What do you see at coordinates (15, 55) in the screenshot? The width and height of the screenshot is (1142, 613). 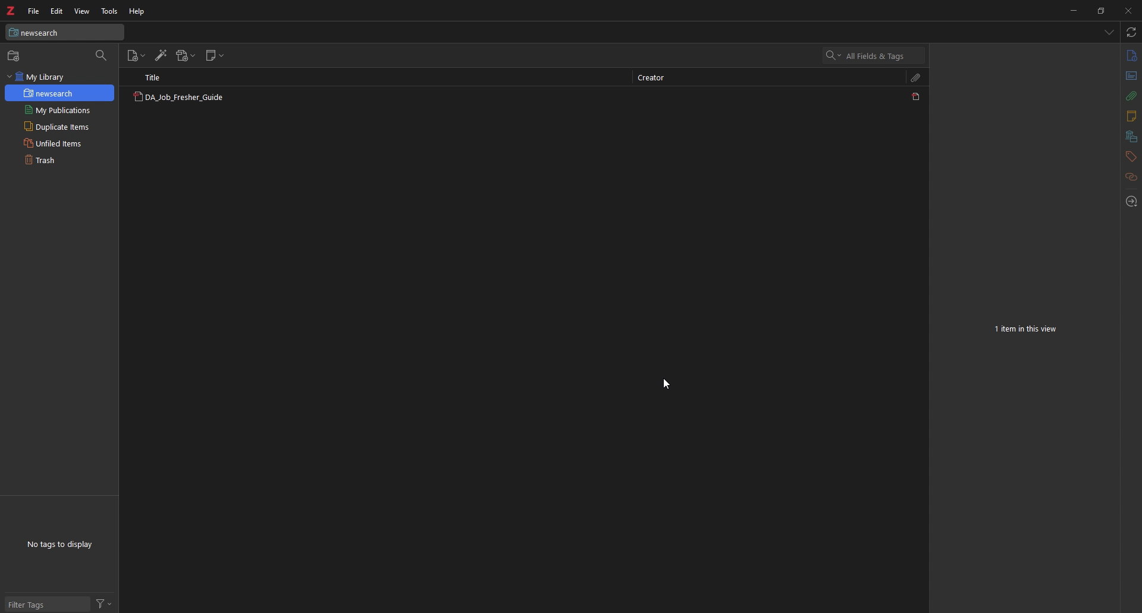 I see `new item` at bounding box center [15, 55].